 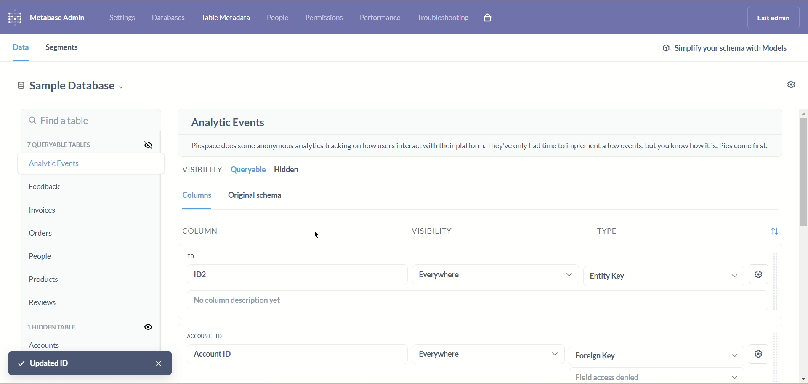 I want to click on Visibility, so click(x=430, y=231).